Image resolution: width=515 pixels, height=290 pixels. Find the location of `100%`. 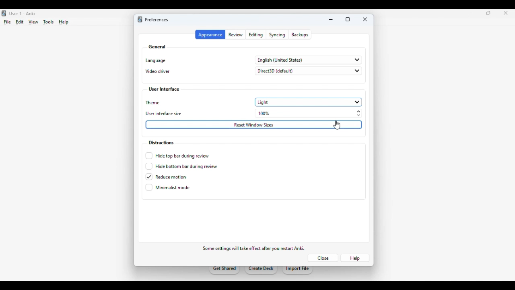

100% is located at coordinates (310, 114).